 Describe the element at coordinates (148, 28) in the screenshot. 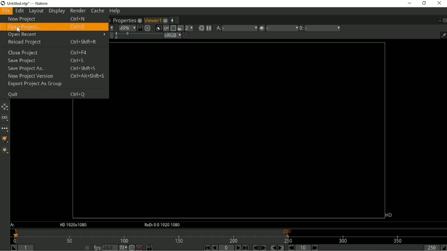

I see `Scale image` at that location.